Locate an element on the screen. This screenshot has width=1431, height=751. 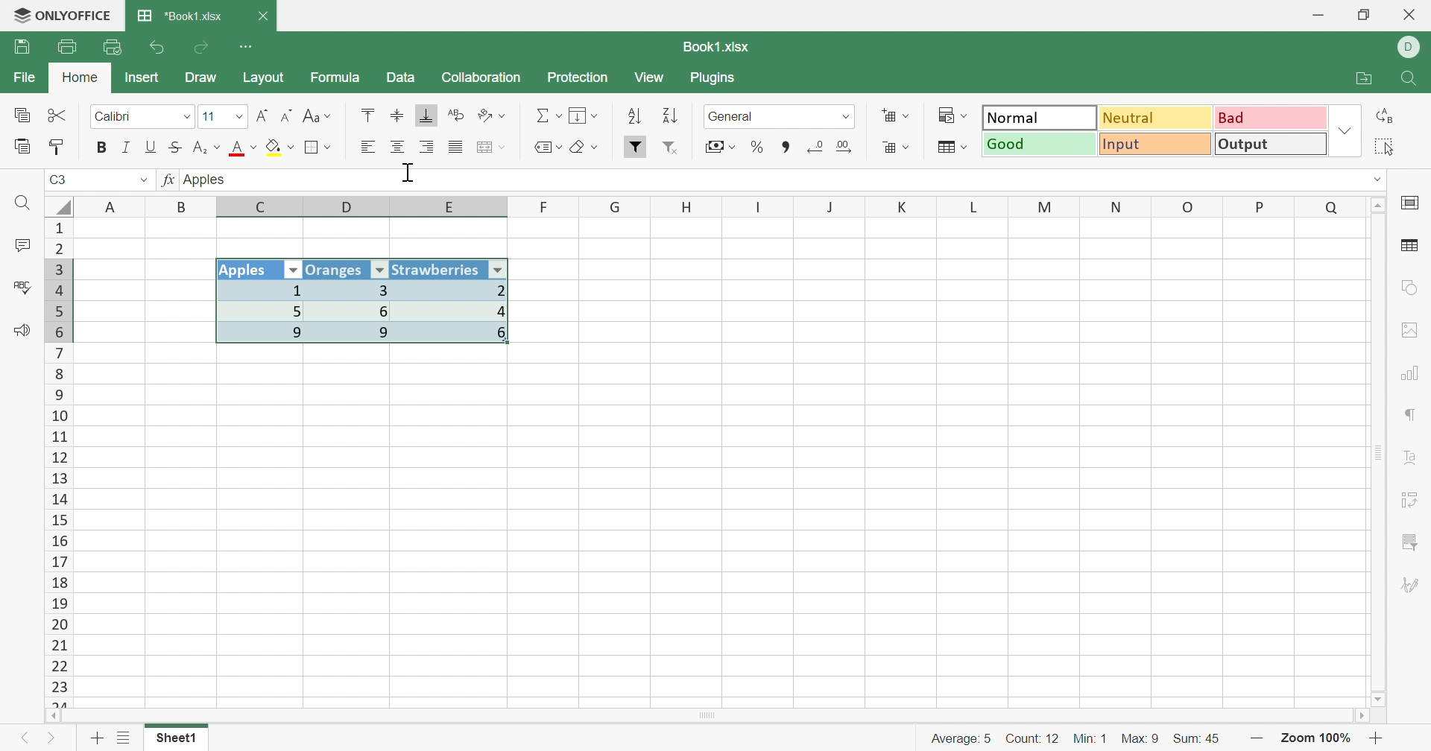
General is located at coordinates (736, 116).